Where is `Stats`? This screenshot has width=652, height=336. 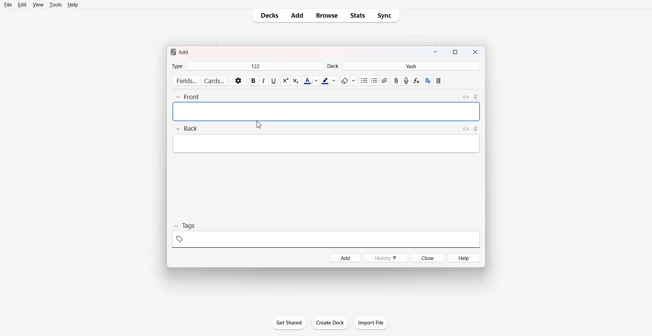 Stats is located at coordinates (358, 15).